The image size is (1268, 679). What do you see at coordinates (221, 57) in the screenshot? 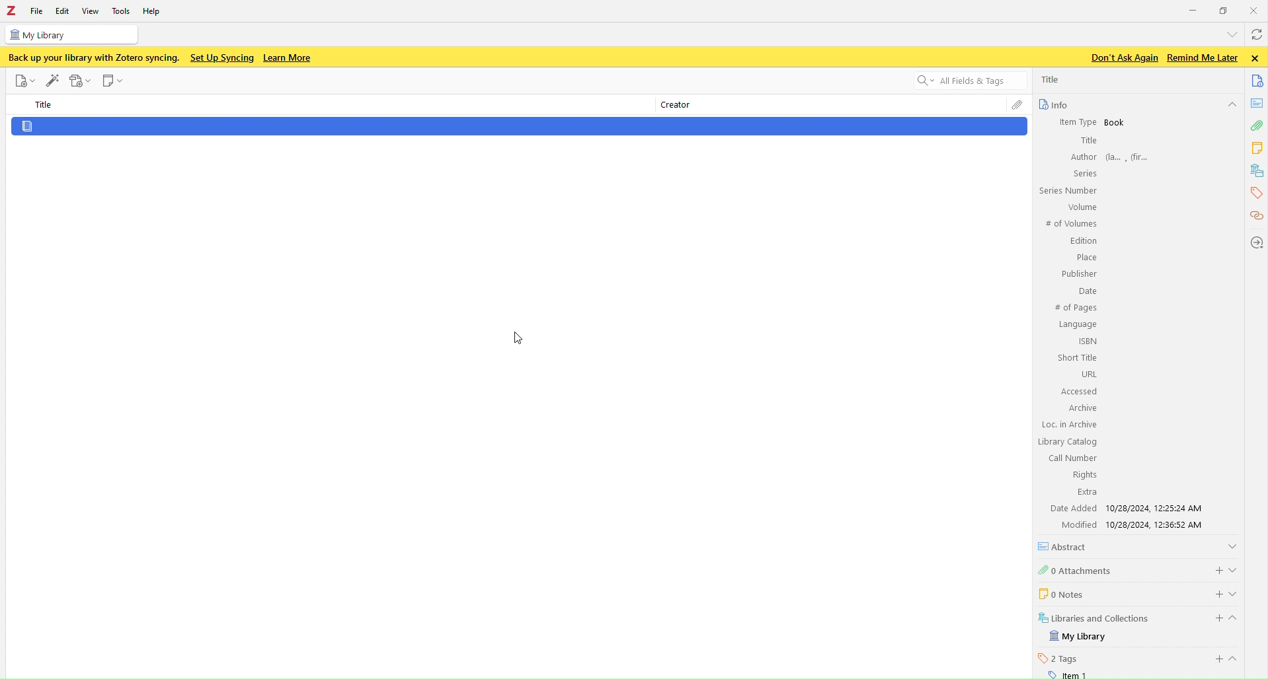
I see `Set Up Syncing` at bounding box center [221, 57].